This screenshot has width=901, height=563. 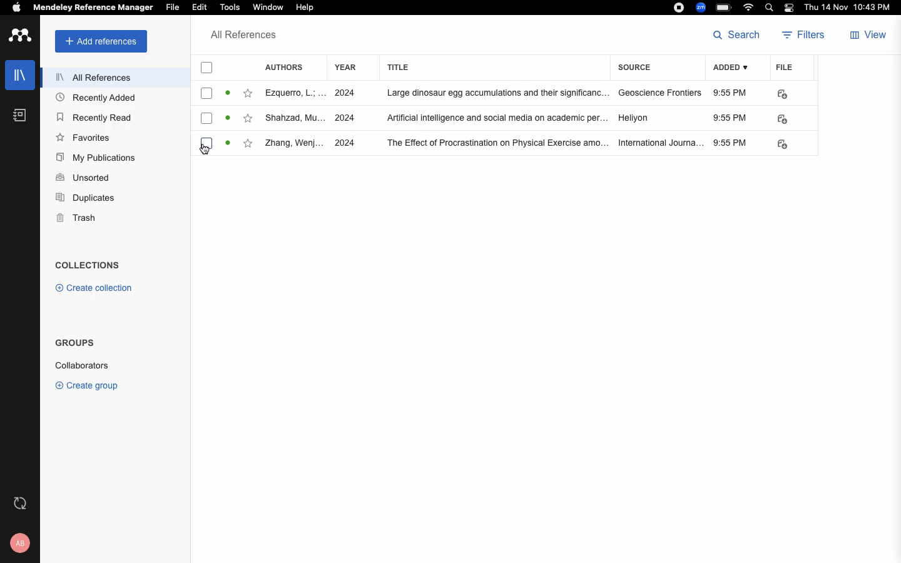 I want to click on 2024, so click(x=349, y=94).